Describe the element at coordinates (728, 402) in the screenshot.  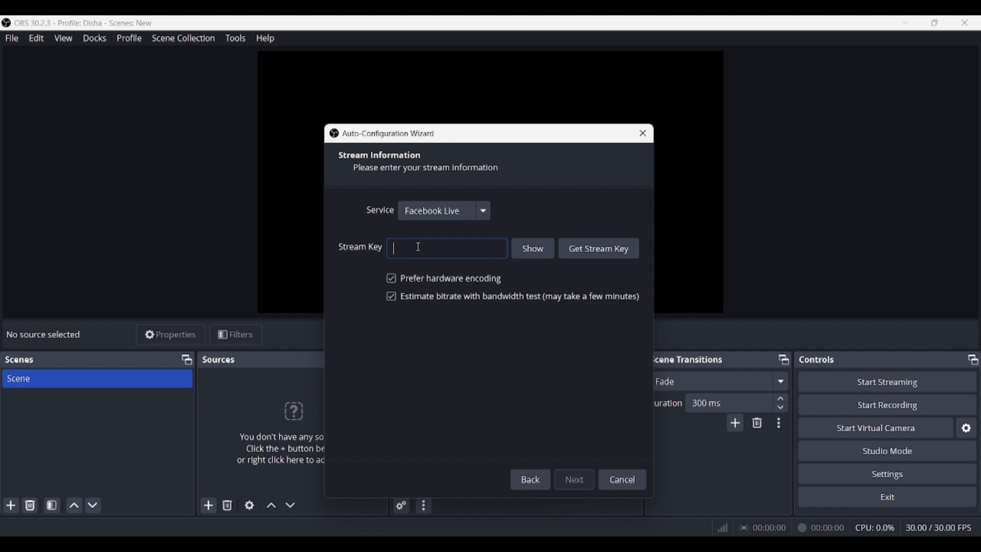
I see `Input duration` at that location.